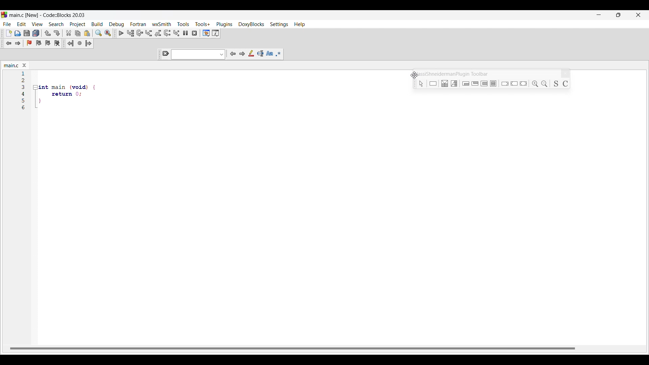 The width and height of the screenshot is (649, 365). Describe the element at coordinates (260, 53) in the screenshot. I see `Selected text` at that location.